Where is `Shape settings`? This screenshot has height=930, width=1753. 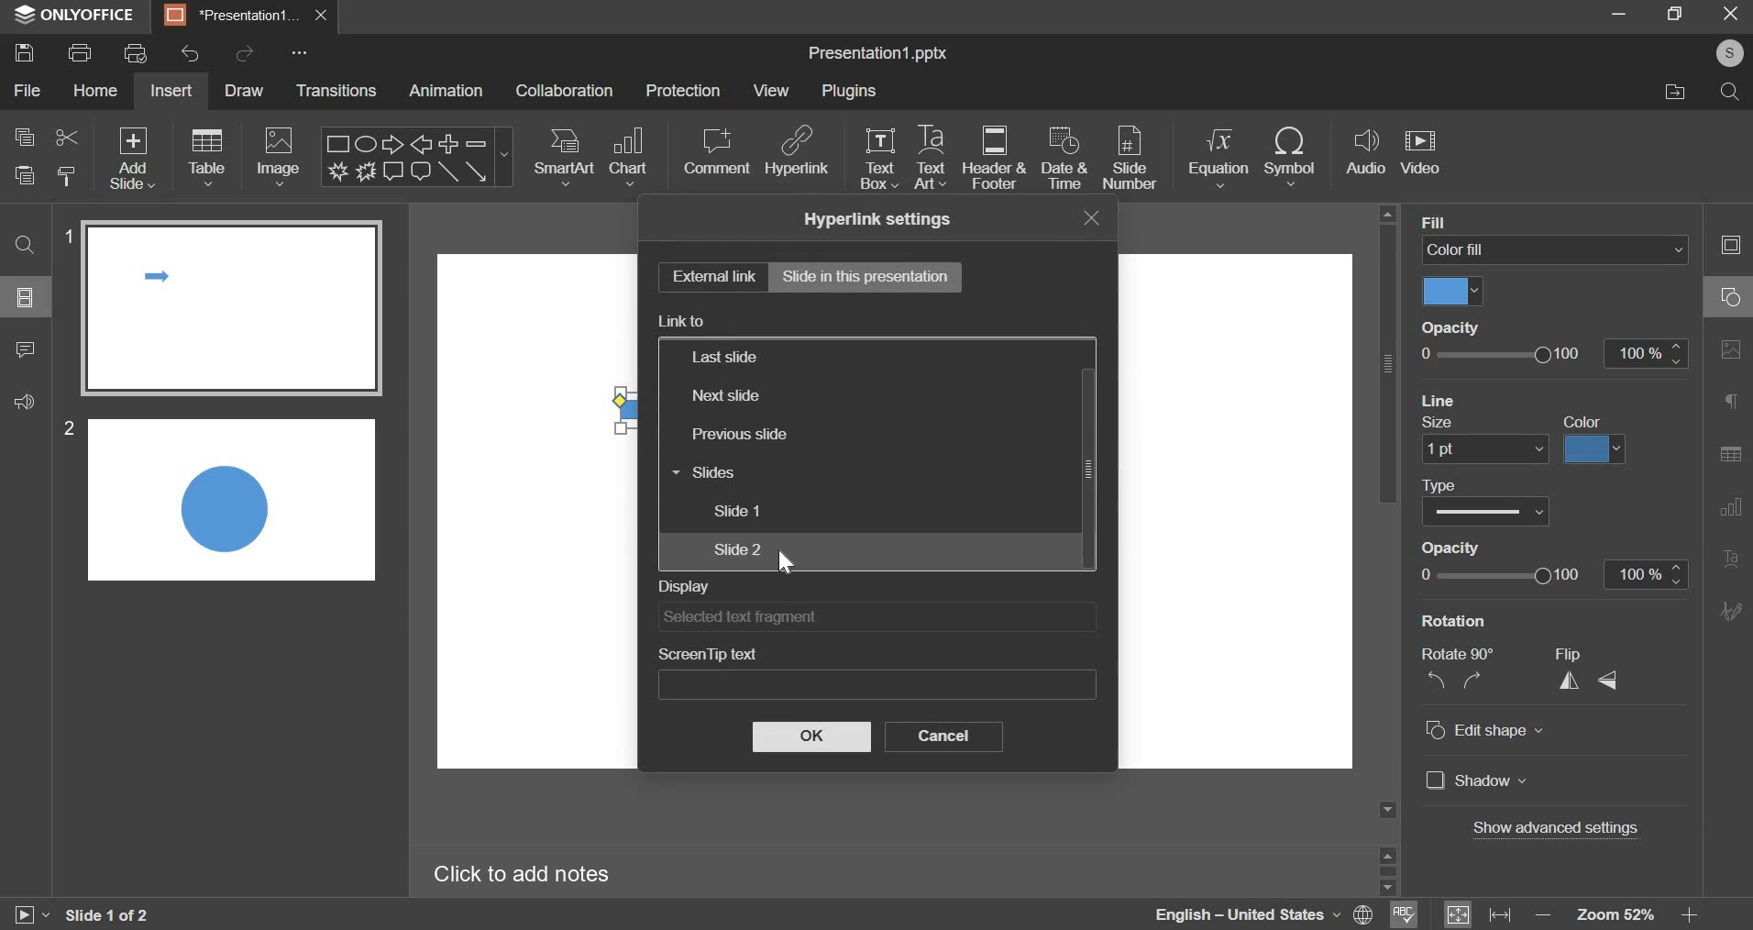
Shape settings is located at coordinates (1728, 293).